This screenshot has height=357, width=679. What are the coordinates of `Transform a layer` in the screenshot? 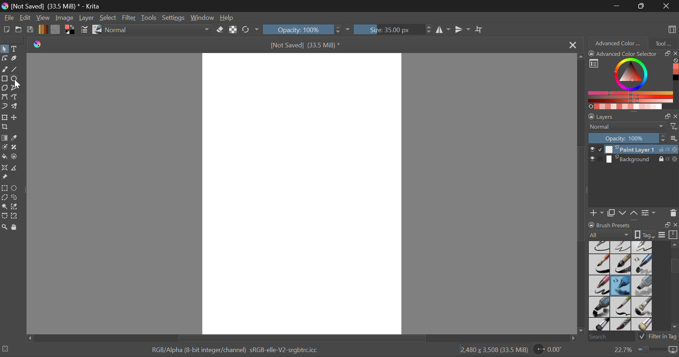 It's located at (4, 117).